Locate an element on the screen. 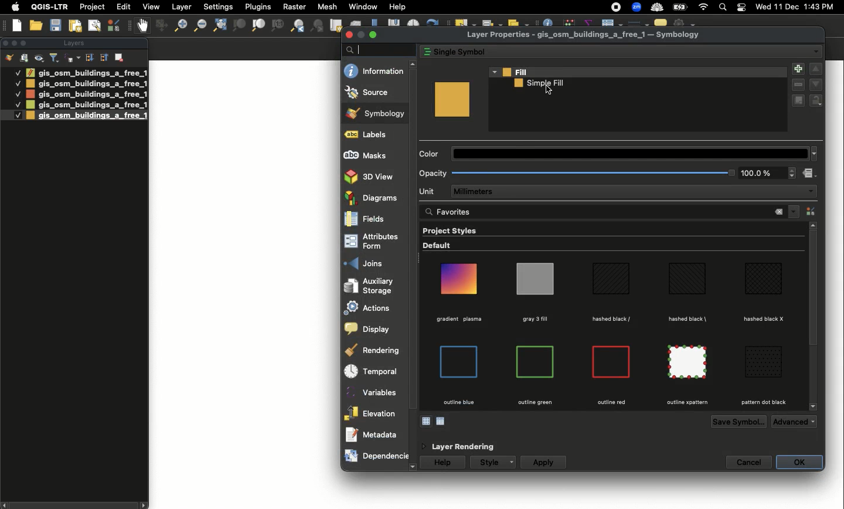 This screenshot has height=509, width=844. Zoom full is located at coordinates (219, 26).